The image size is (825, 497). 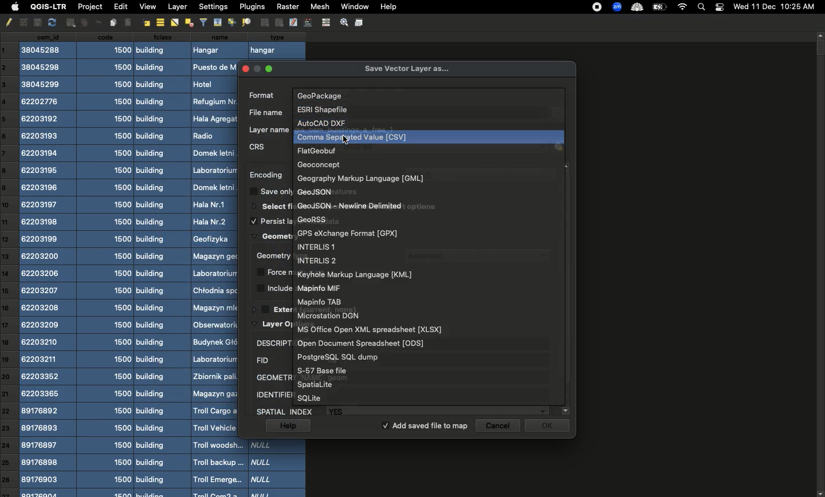 What do you see at coordinates (326, 93) in the screenshot?
I see `Format` at bounding box center [326, 93].